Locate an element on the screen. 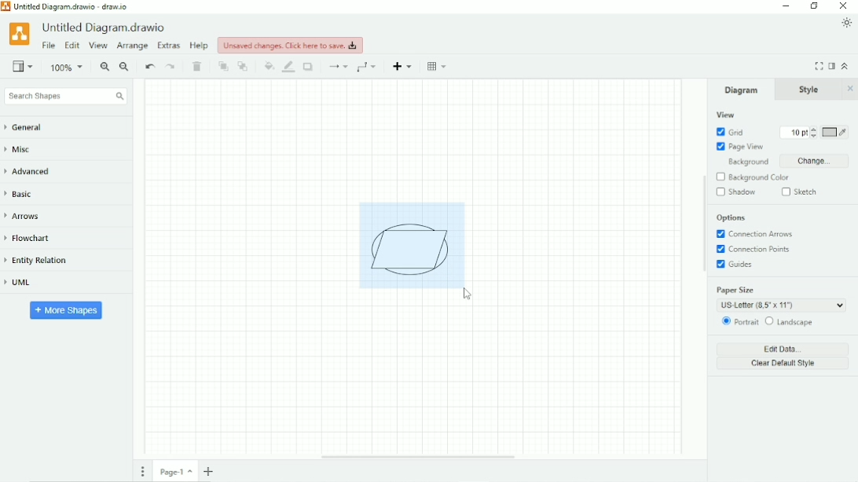  Fullscreen is located at coordinates (819, 66).